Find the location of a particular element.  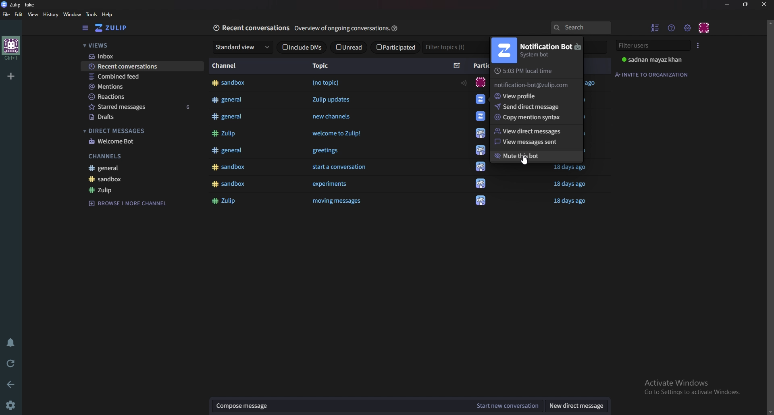

sandbox is located at coordinates (576, 167).